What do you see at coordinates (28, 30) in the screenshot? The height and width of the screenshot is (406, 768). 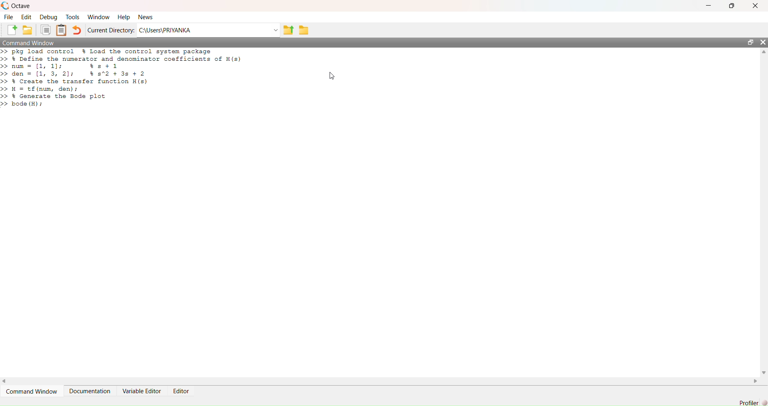 I see `Open an existing file in editor` at bounding box center [28, 30].